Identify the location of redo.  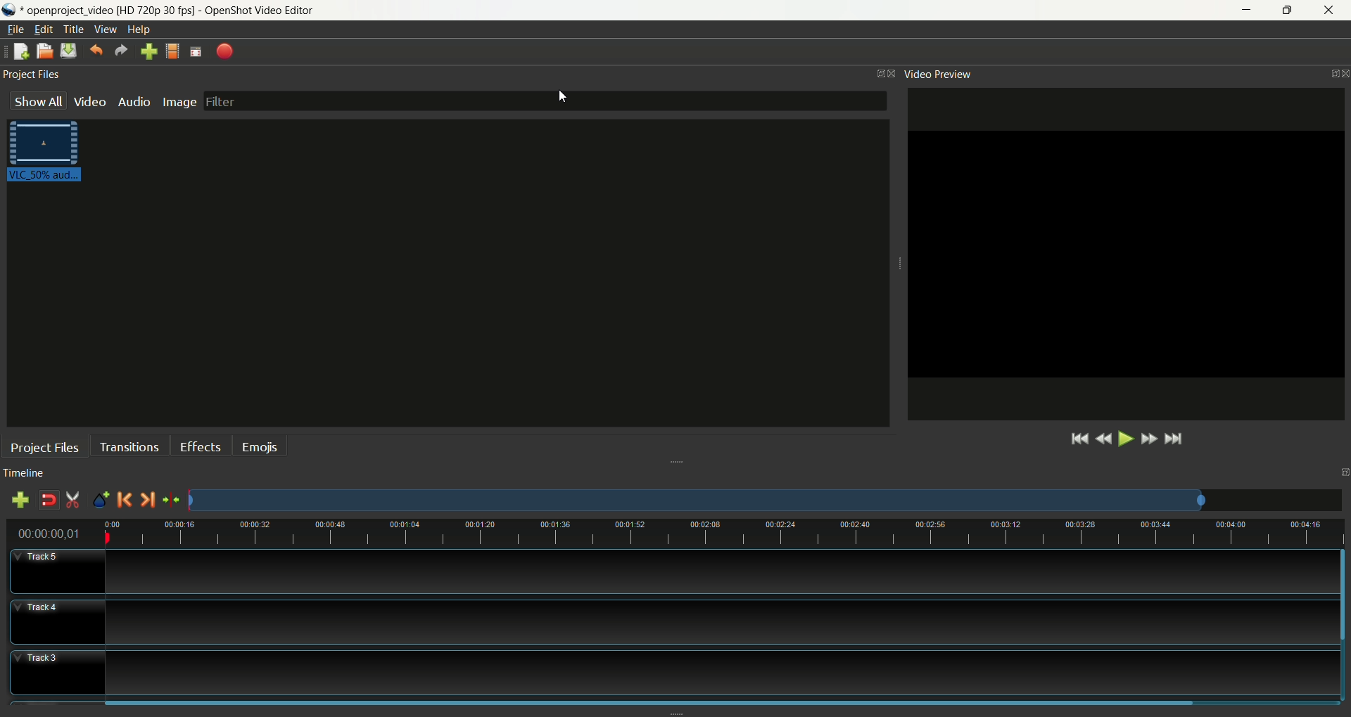
(121, 52).